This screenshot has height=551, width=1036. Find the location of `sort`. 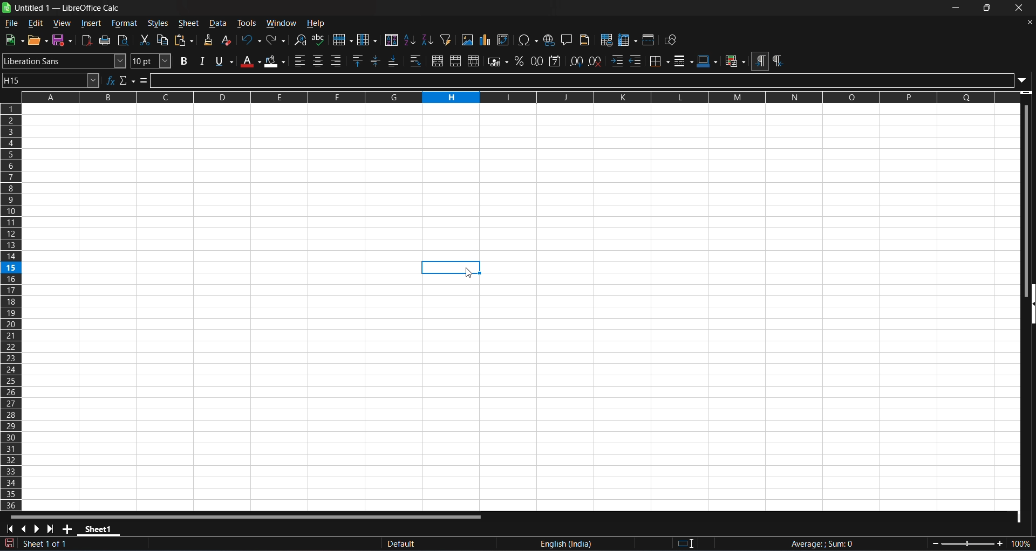

sort is located at coordinates (391, 39).